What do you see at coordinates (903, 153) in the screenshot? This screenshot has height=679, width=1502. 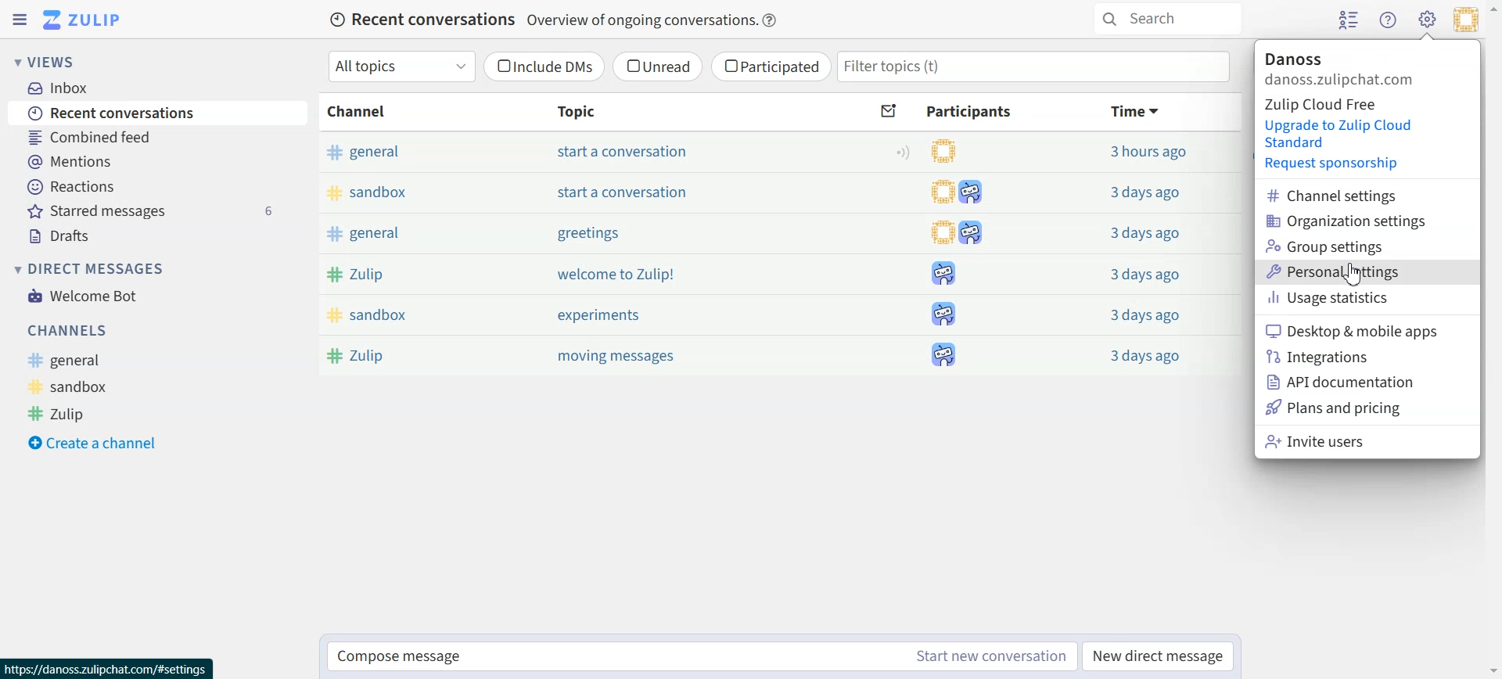 I see `Configure topic notification` at bounding box center [903, 153].